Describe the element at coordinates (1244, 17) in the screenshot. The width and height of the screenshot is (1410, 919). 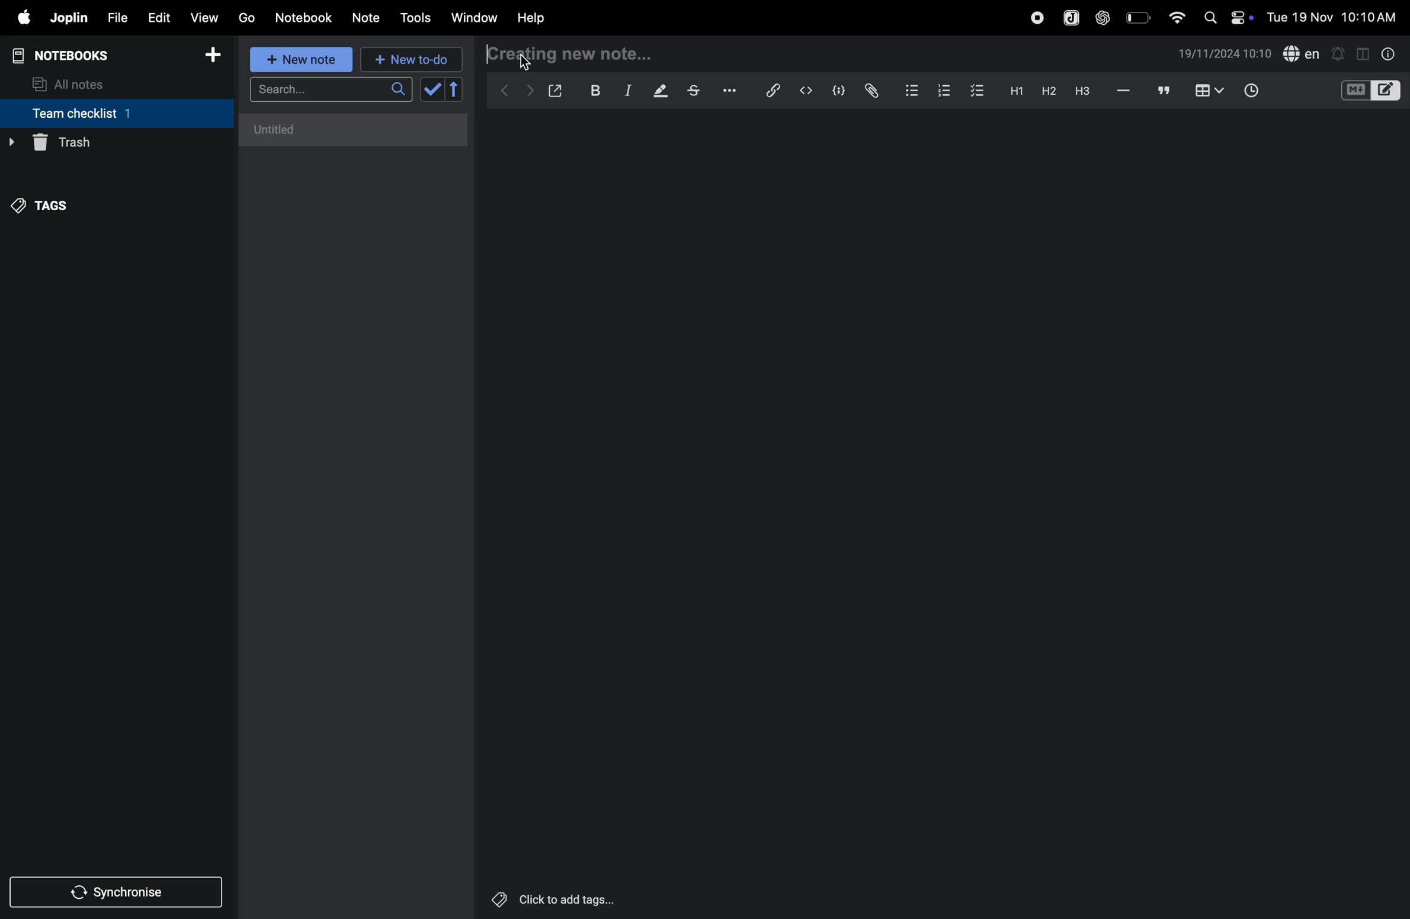
I see `on/off` at that location.